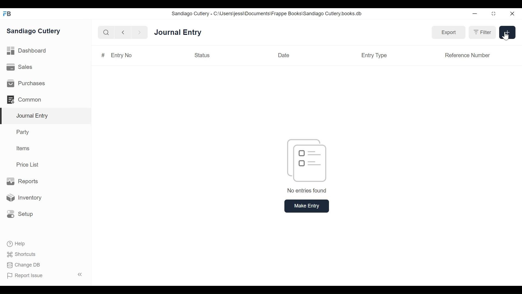 The width and height of the screenshot is (522, 294). Describe the element at coordinates (27, 51) in the screenshot. I see `Dashboard` at that location.